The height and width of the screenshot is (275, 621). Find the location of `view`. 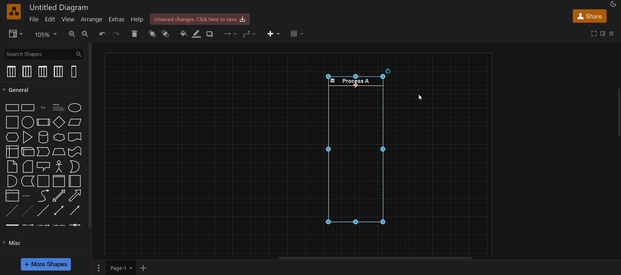

view is located at coordinates (69, 19).